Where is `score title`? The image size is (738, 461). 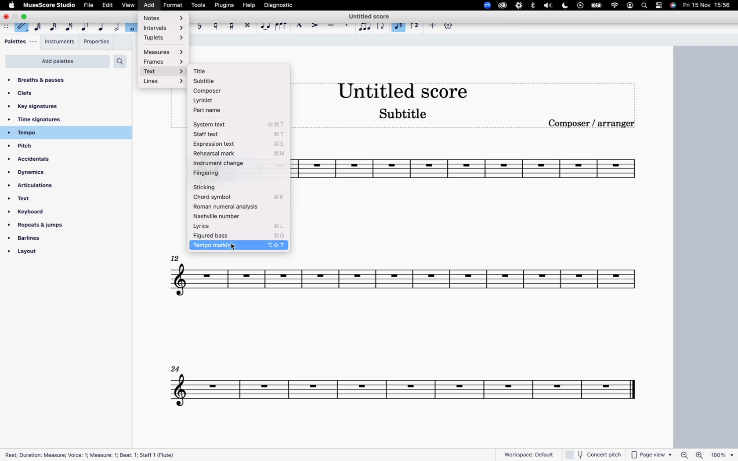 score title is located at coordinates (372, 15).